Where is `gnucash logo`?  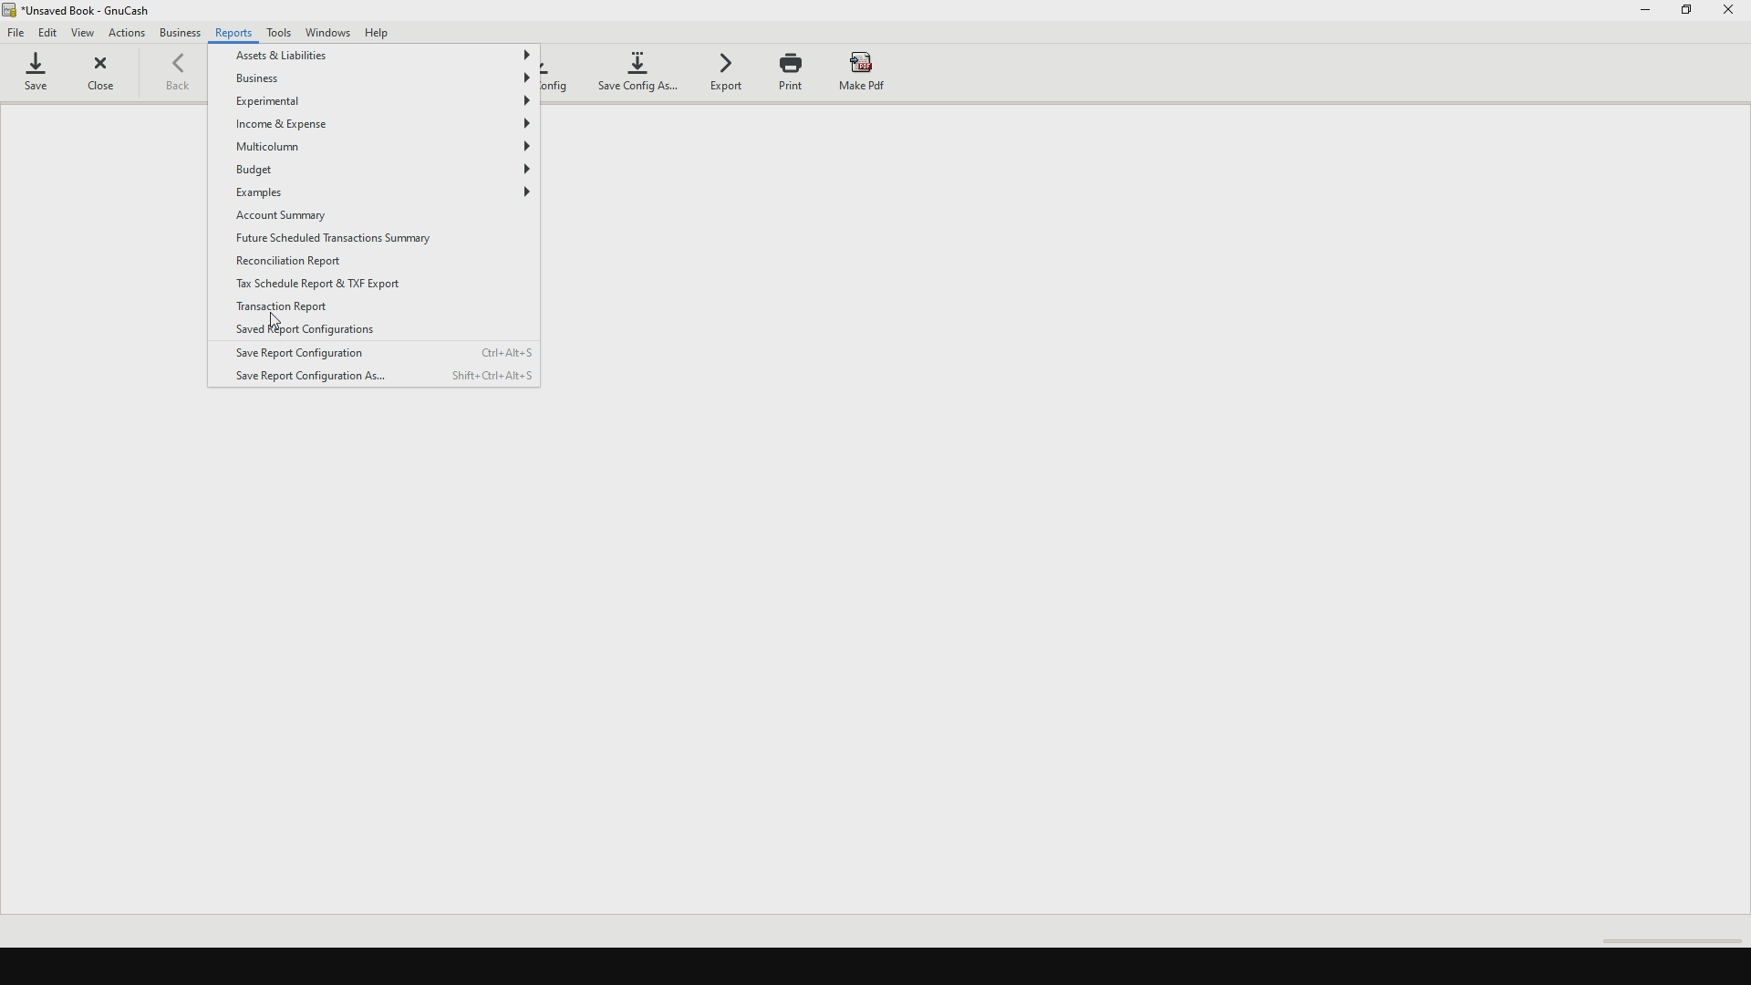
gnucash logo is located at coordinates (13, 12).